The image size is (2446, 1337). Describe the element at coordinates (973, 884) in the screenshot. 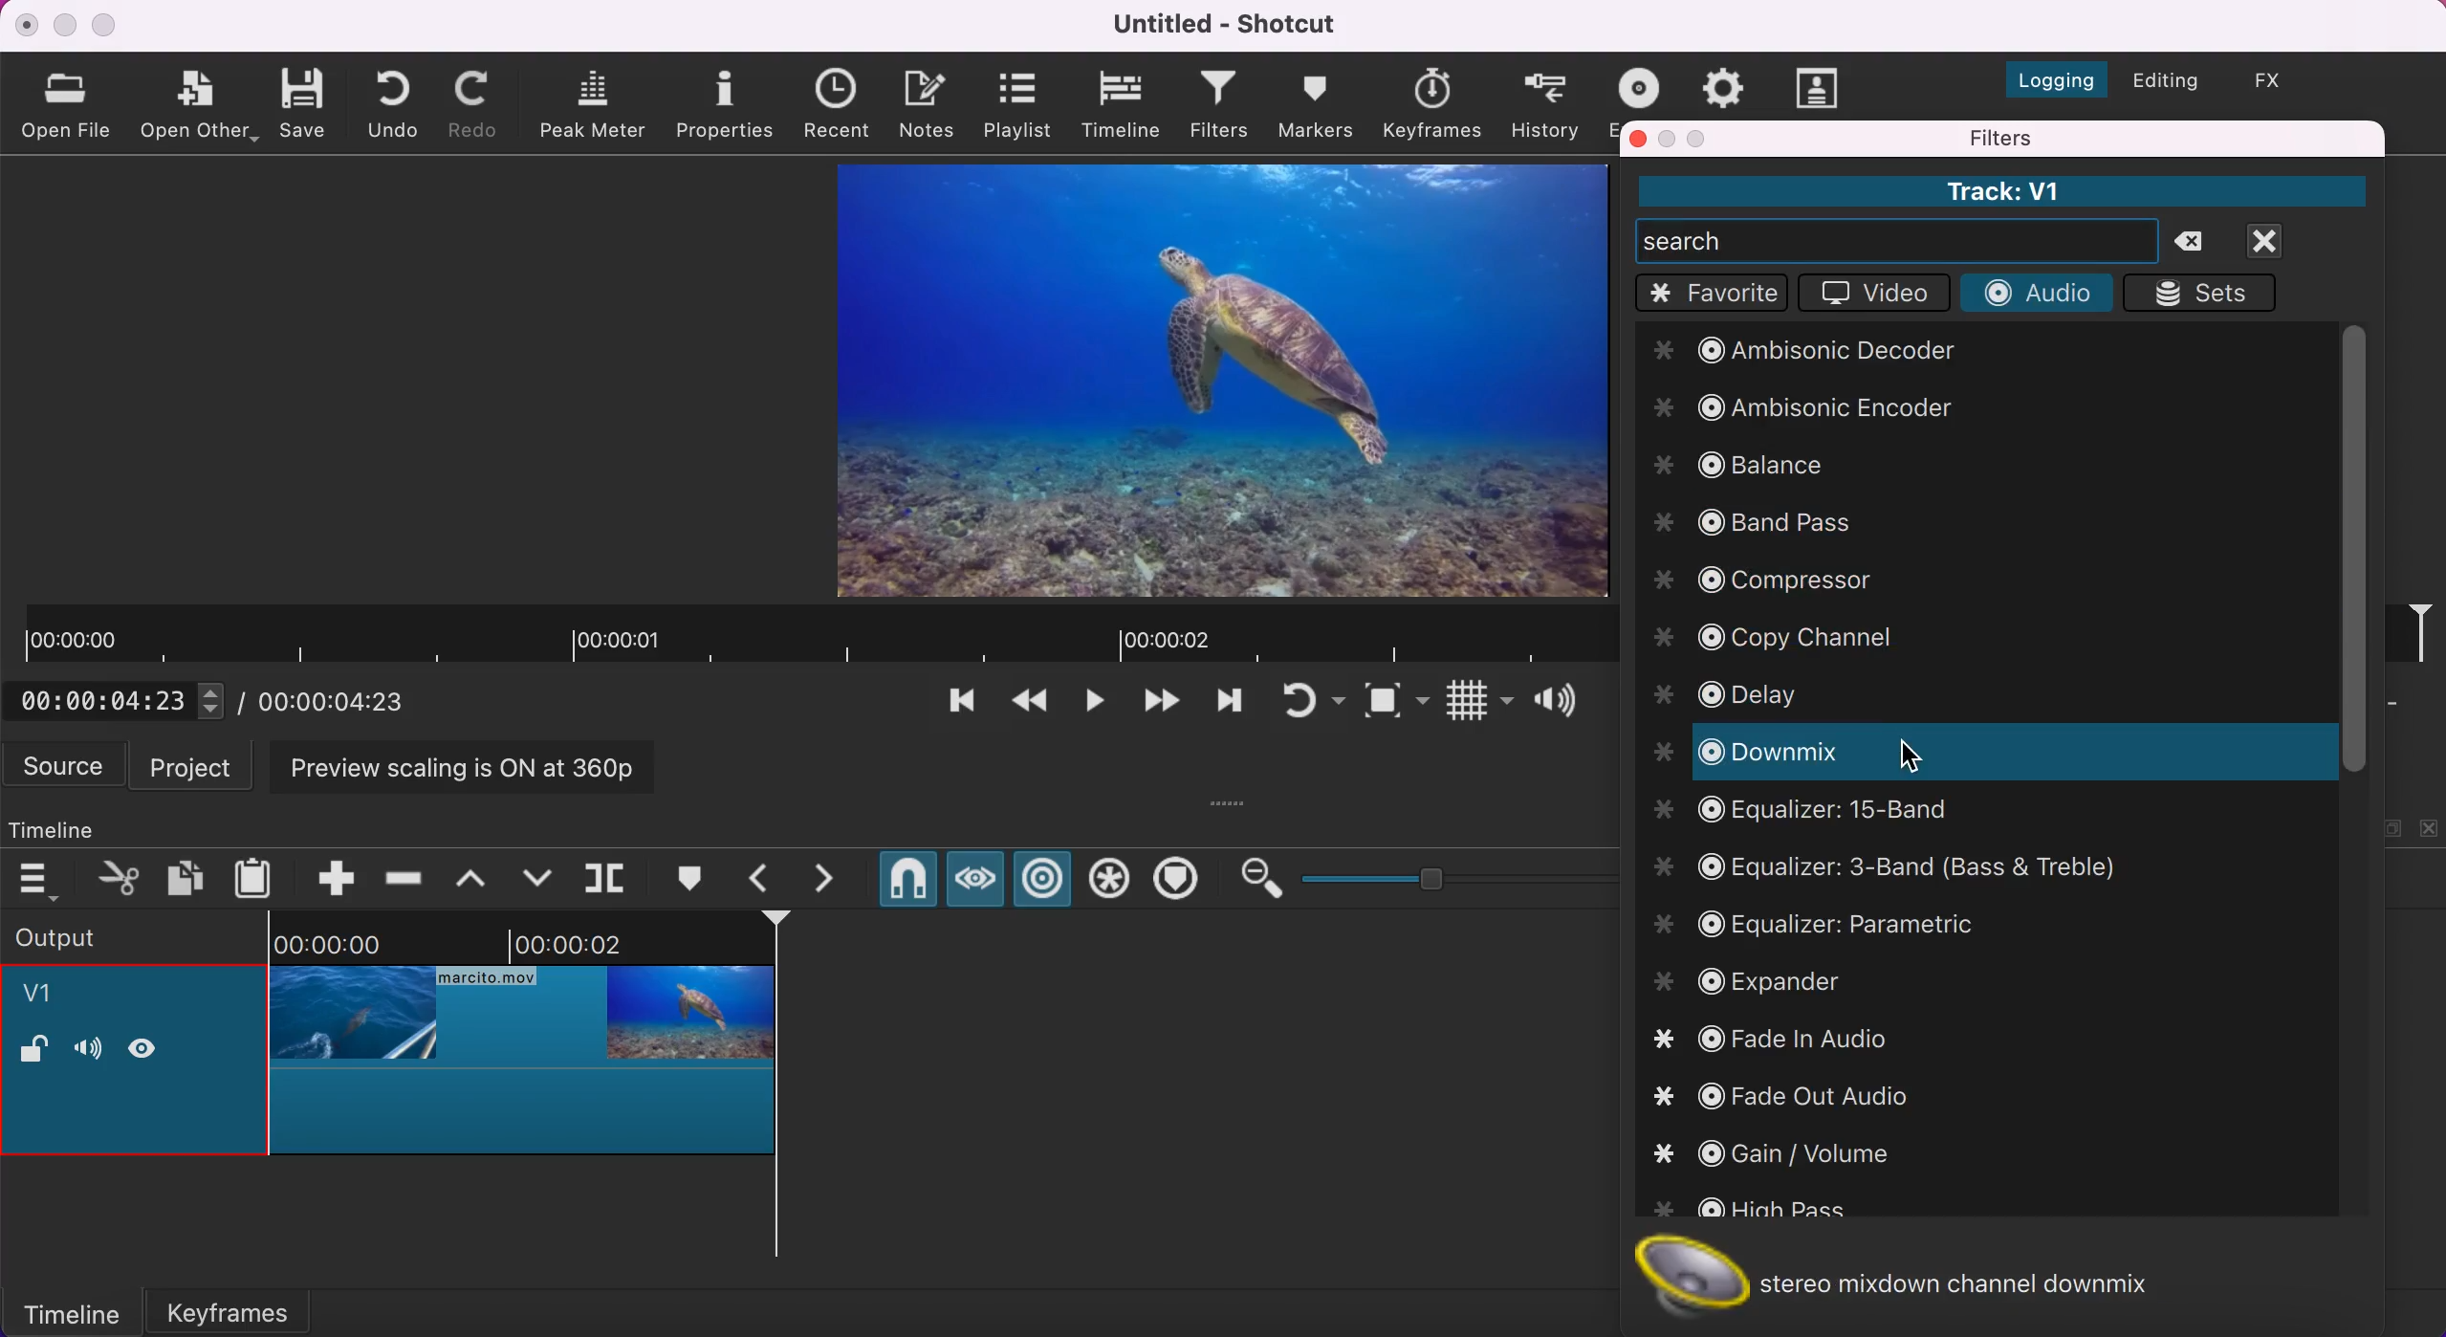

I see `scrub while draggins` at that location.